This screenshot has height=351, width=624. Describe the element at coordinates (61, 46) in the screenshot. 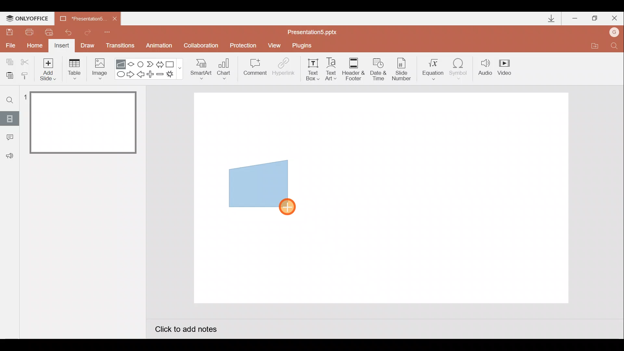

I see `Insert` at that location.